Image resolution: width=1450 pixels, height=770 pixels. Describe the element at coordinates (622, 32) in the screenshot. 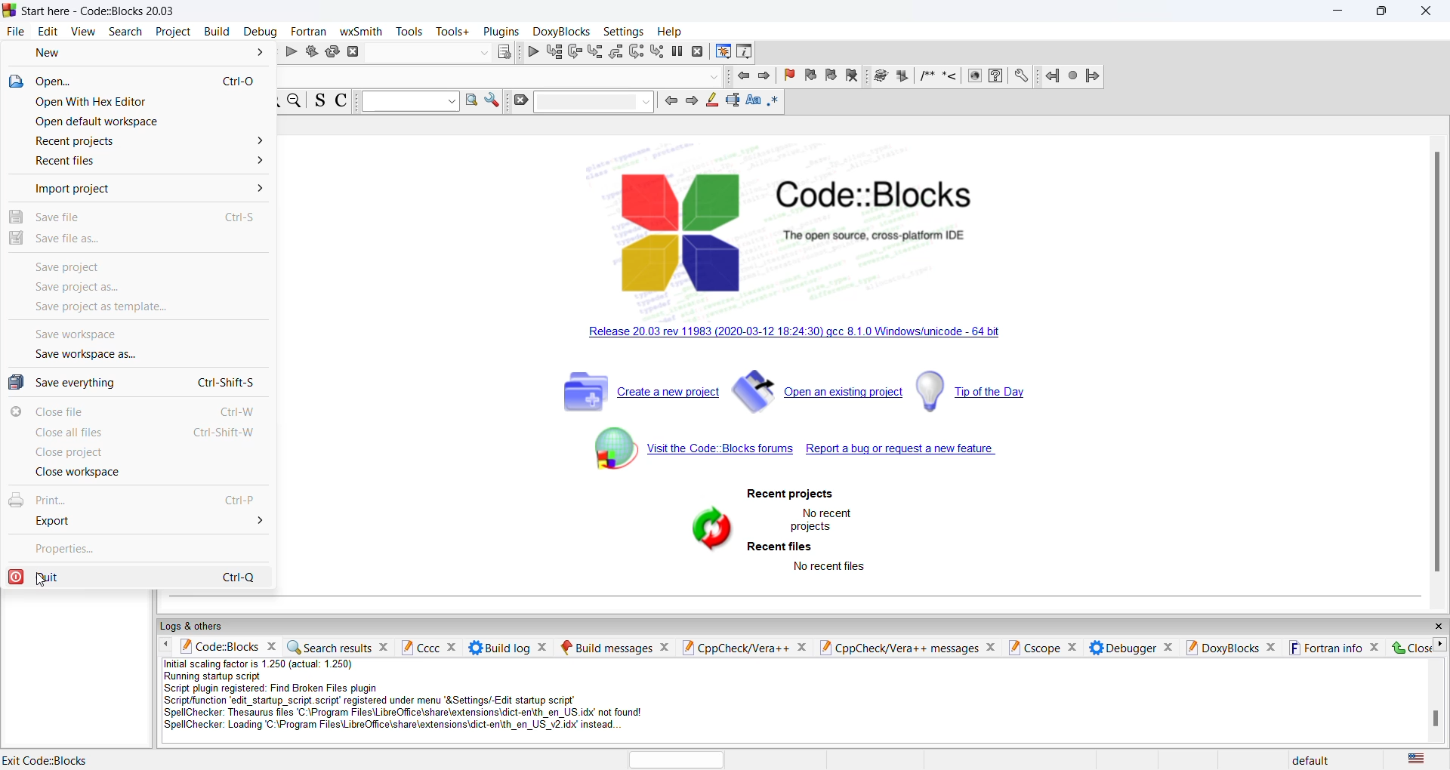

I see `settings` at that location.